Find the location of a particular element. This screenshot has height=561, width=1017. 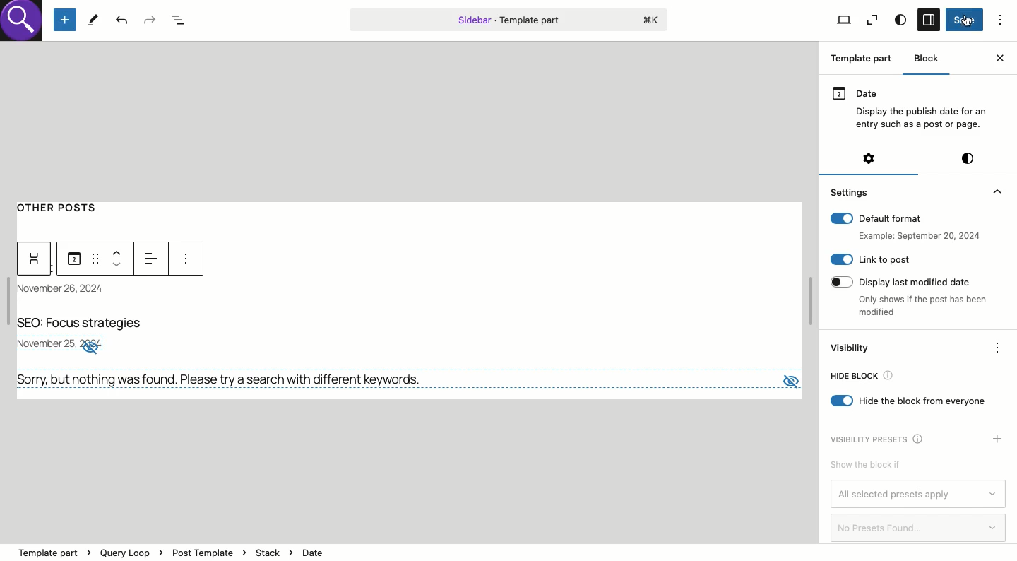

Add is located at coordinates (998, 439).